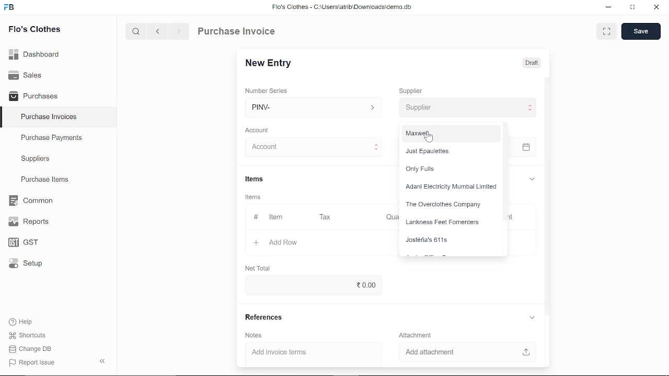 The height and width of the screenshot is (376, 669). What do you see at coordinates (135, 32) in the screenshot?
I see `serach` at bounding box center [135, 32].